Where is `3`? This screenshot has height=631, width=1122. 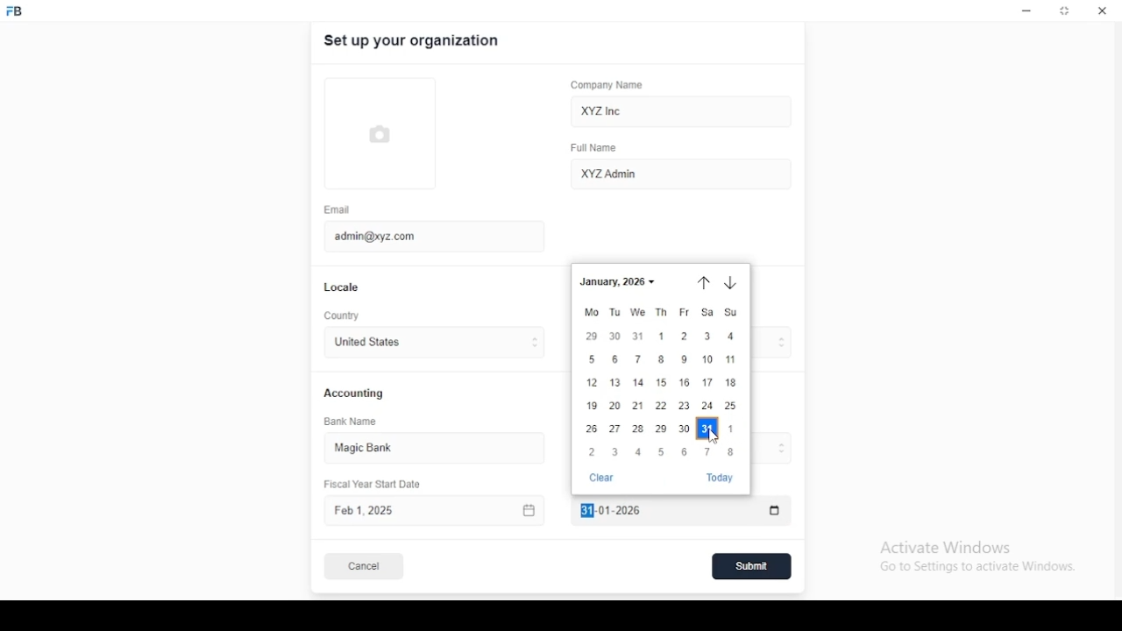 3 is located at coordinates (617, 383).